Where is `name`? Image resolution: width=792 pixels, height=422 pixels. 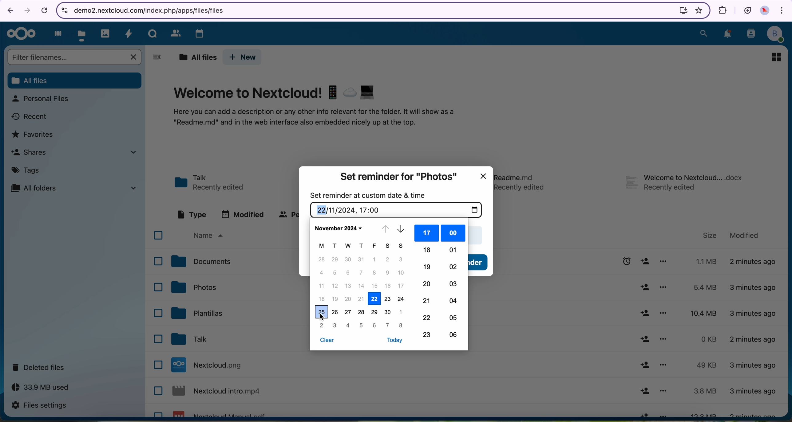 name is located at coordinates (211, 236).